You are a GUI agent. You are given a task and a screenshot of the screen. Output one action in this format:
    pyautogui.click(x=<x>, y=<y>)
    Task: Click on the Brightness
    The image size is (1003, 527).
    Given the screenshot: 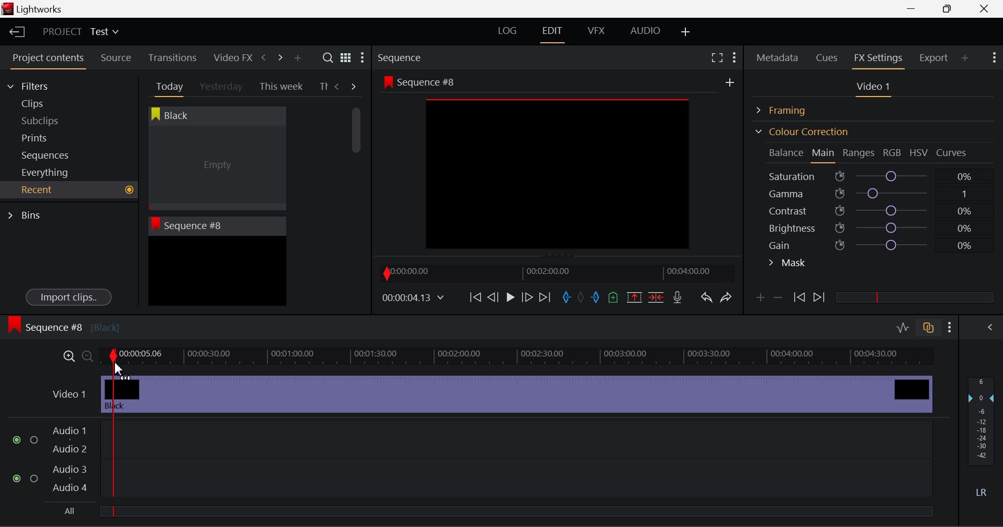 What is the action you would take?
    pyautogui.click(x=874, y=226)
    